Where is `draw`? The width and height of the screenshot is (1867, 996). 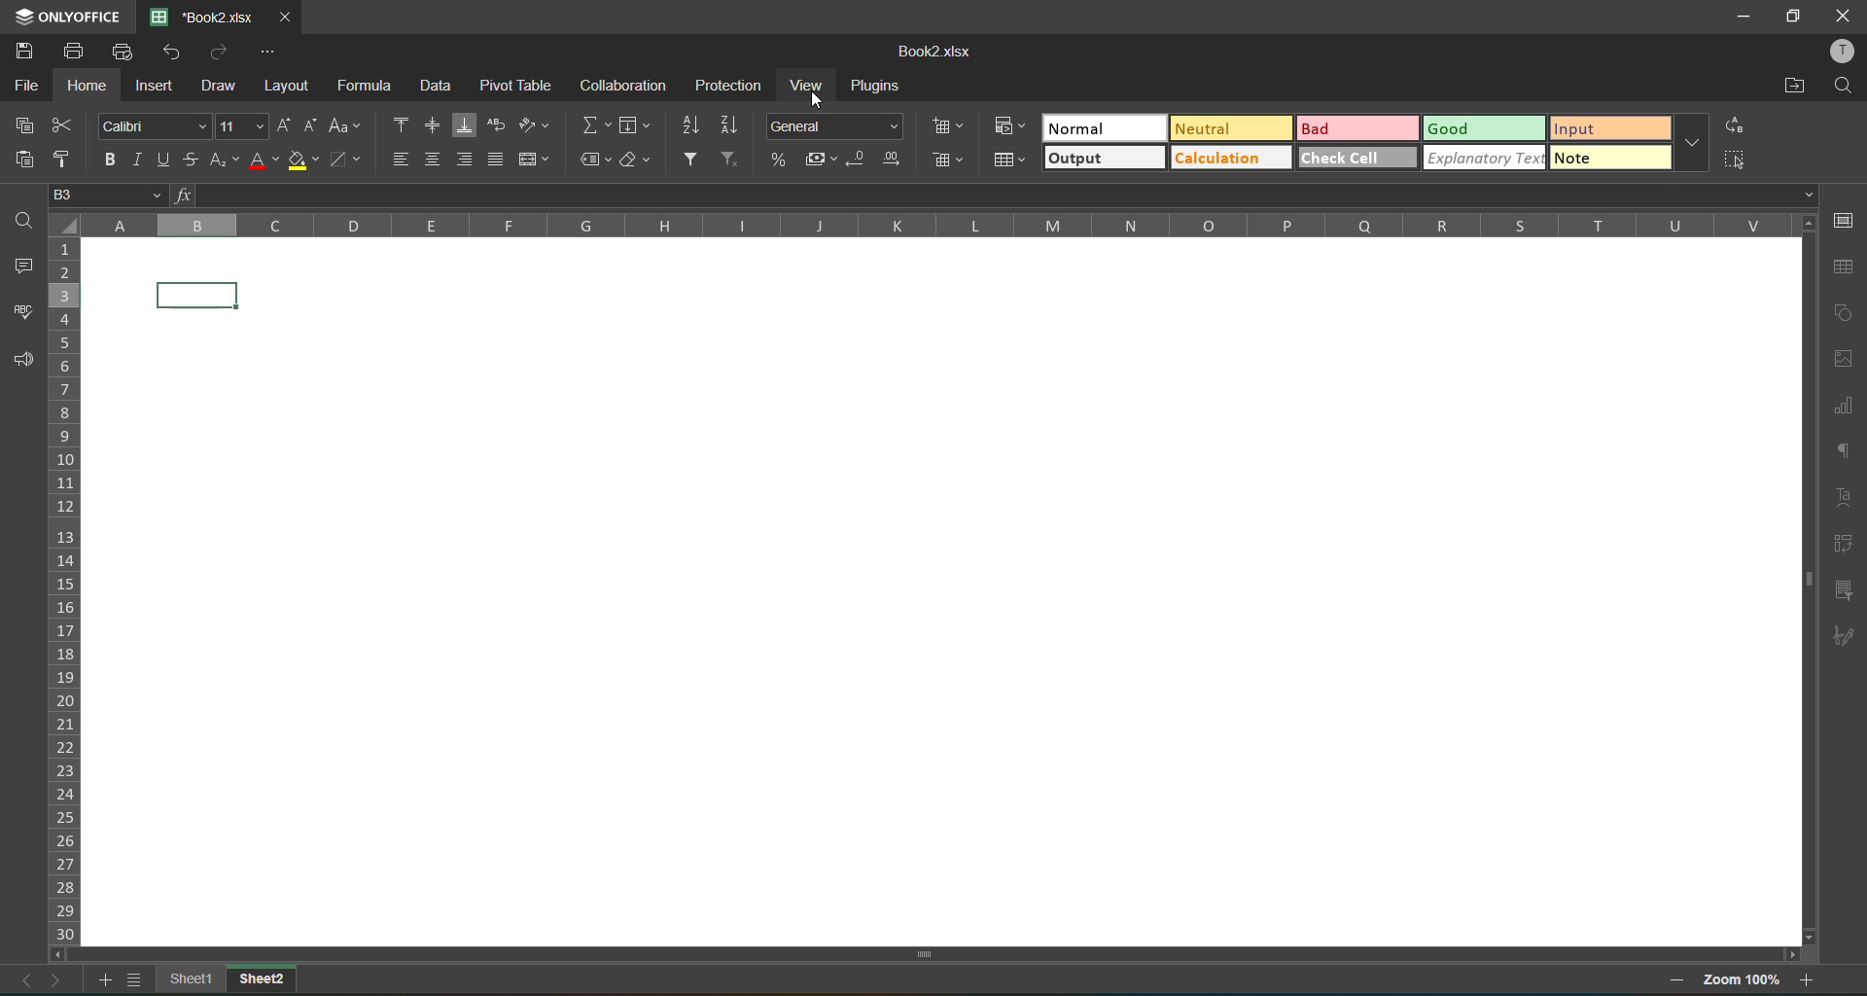
draw is located at coordinates (216, 86).